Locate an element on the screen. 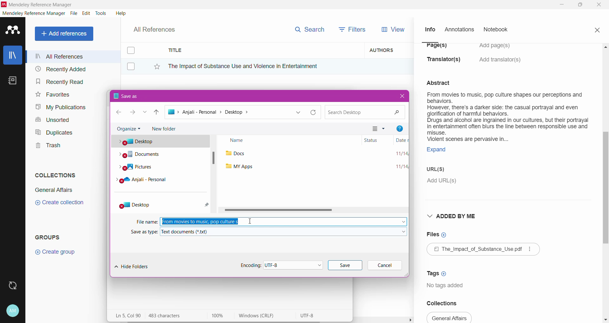 The image size is (609, 323). Document summary selected to be copied is located at coordinates (507, 126).